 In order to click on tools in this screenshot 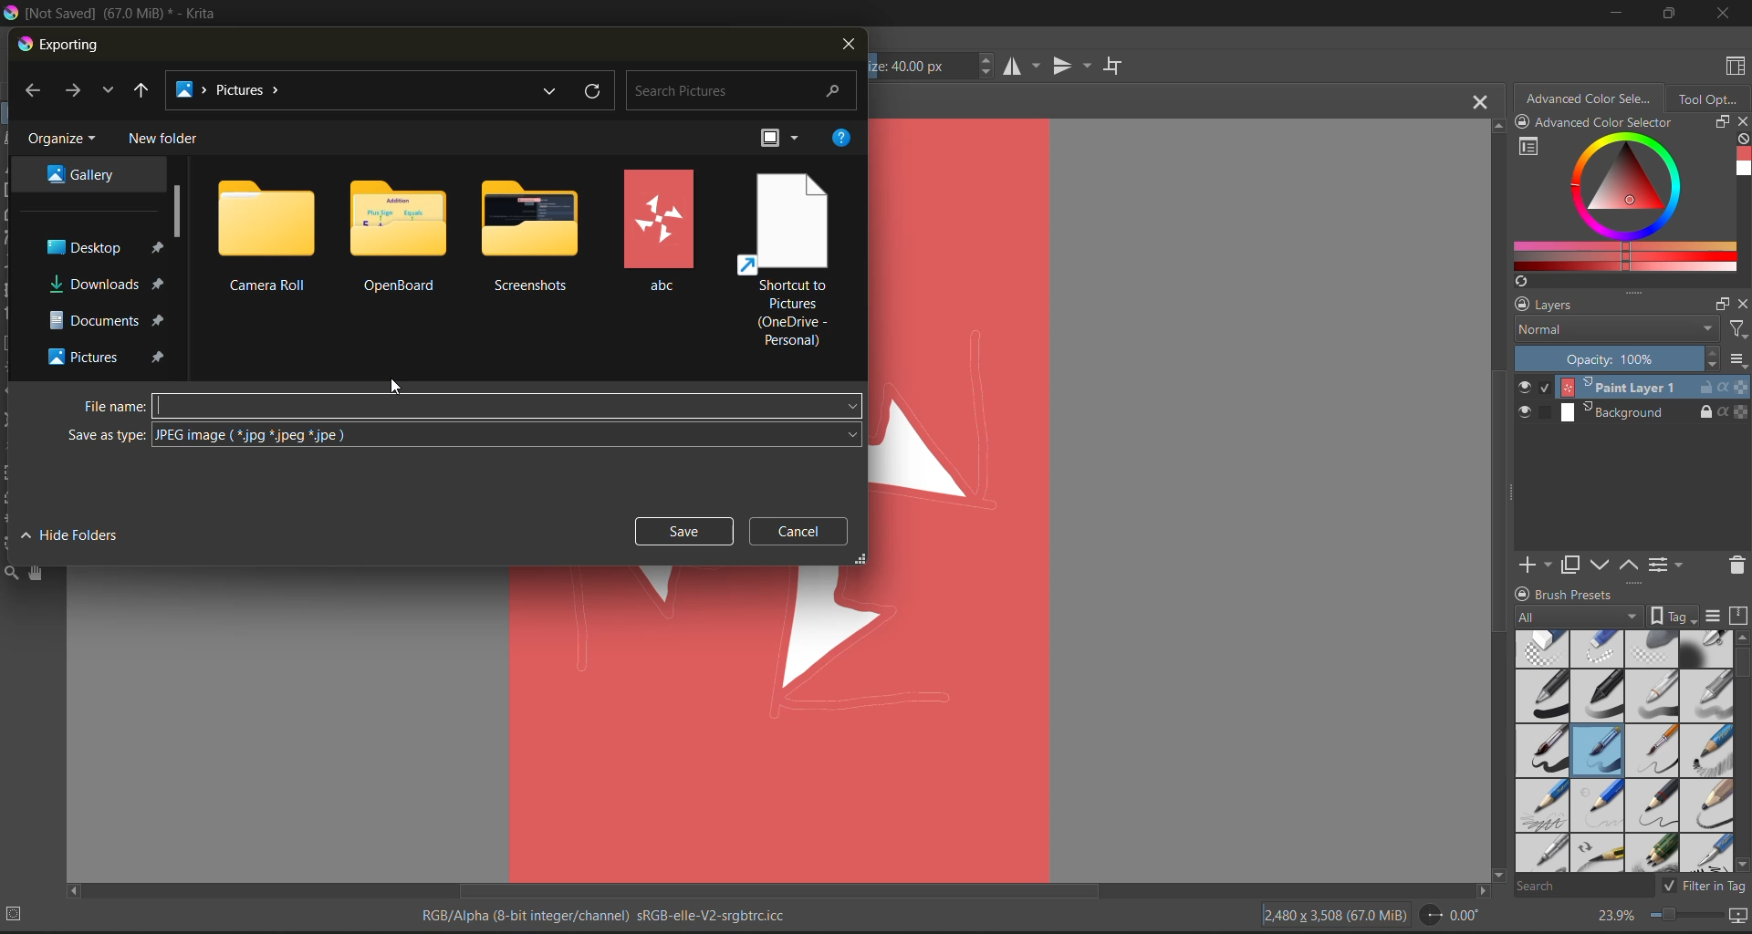, I will do `click(11, 571)`.